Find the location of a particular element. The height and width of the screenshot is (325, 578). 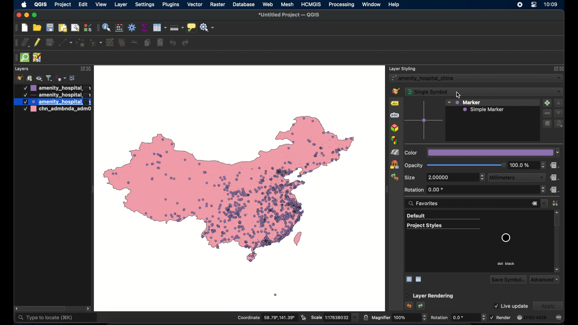

close is located at coordinates (534, 204).